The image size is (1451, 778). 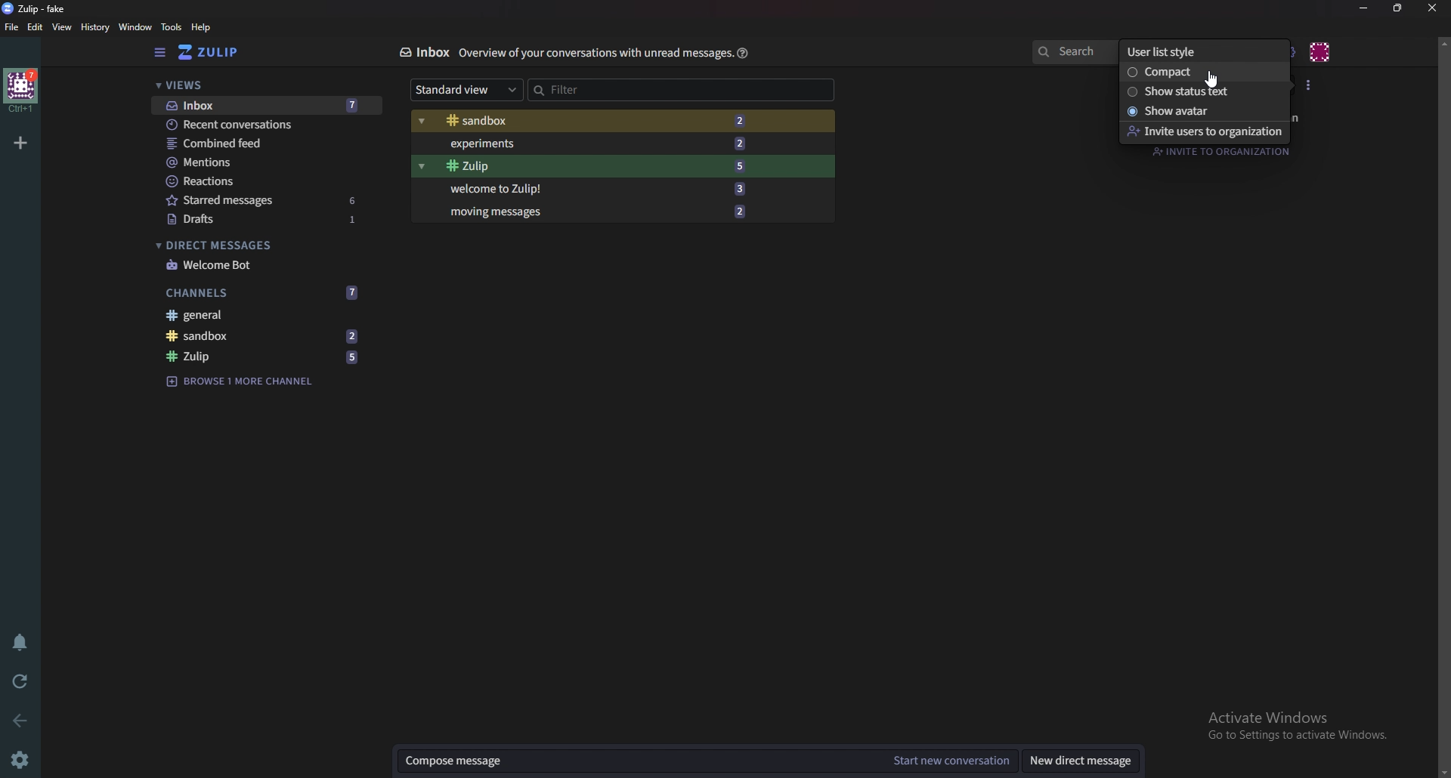 What do you see at coordinates (261, 315) in the screenshot?
I see `General` at bounding box center [261, 315].